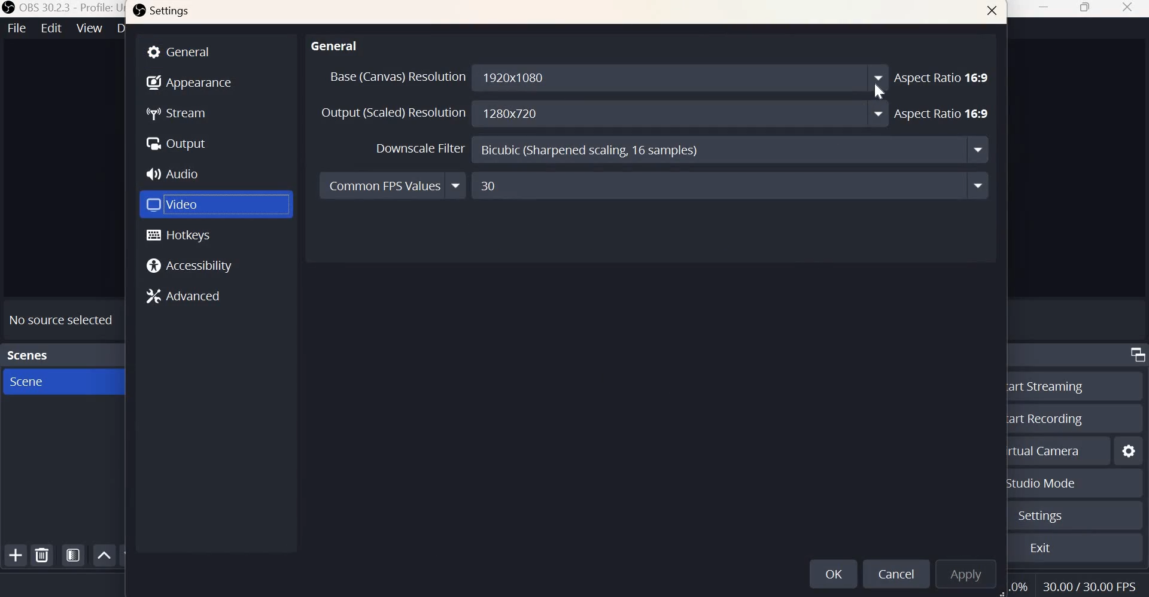 This screenshot has width=1149, height=597. What do you see at coordinates (62, 317) in the screenshot?
I see `No source selected` at bounding box center [62, 317].